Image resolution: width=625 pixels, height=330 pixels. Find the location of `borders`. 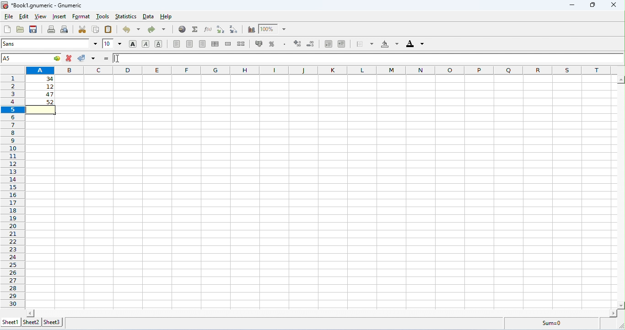

borders is located at coordinates (365, 43).